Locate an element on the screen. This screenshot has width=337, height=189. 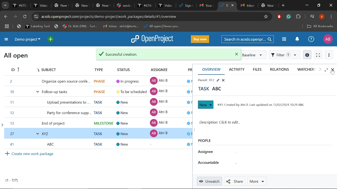
Filter is located at coordinates (285, 54).